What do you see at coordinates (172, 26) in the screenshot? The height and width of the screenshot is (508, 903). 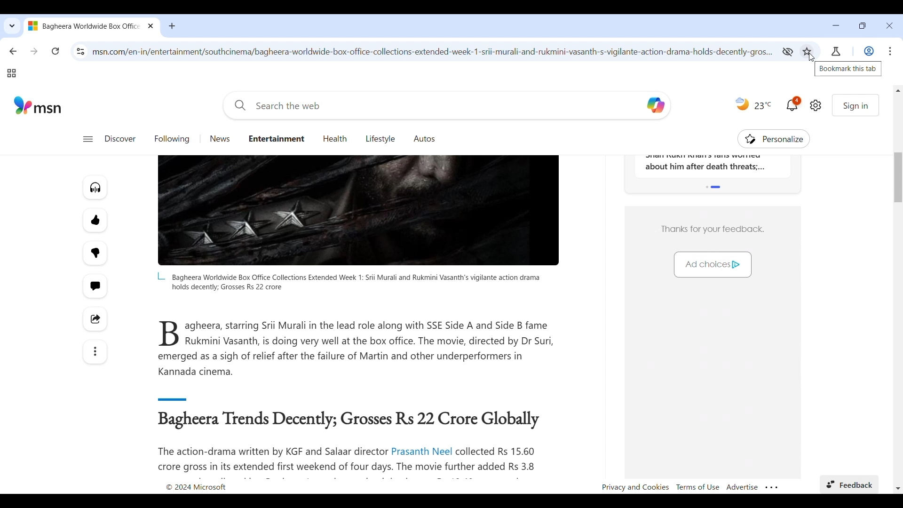 I see `Add tab` at bounding box center [172, 26].